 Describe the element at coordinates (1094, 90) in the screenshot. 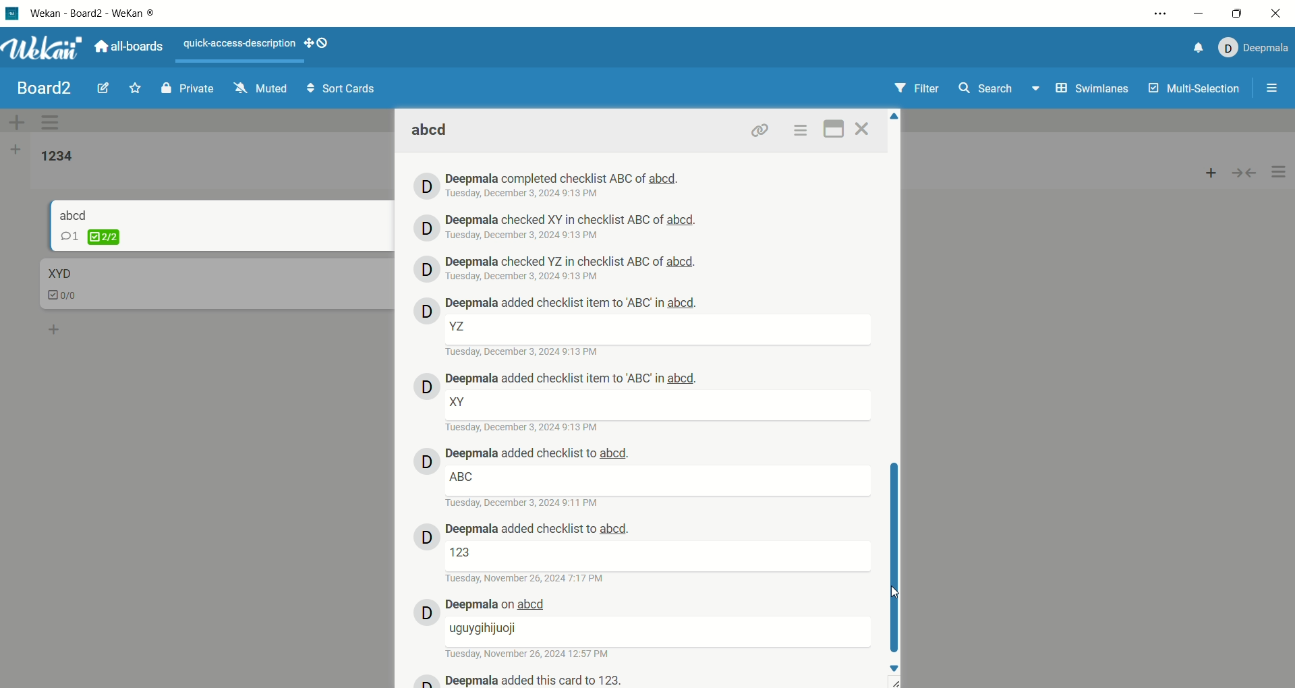

I see `swimlanes` at that location.